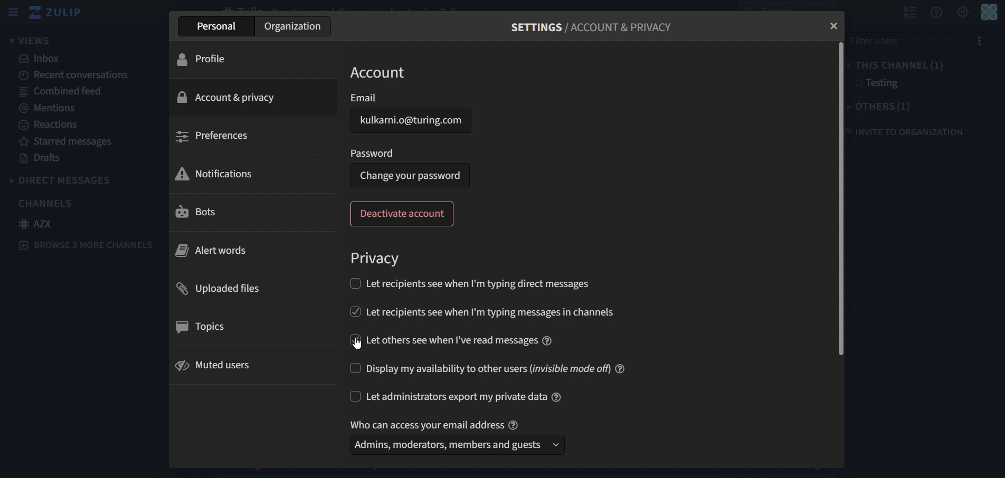 Image resolution: width=1005 pixels, height=478 pixels. Describe the element at coordinates (375, 152) in the screenshot. I see `password` at that location.